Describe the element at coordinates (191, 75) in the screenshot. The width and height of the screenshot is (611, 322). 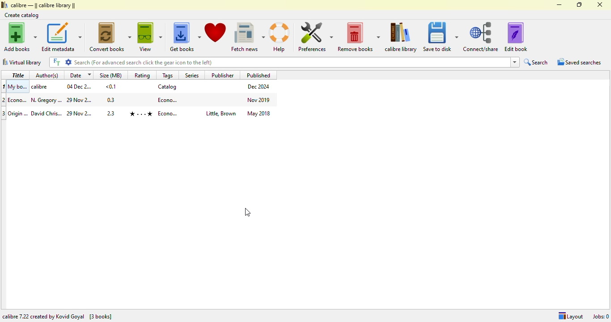
I see `series` at that location.